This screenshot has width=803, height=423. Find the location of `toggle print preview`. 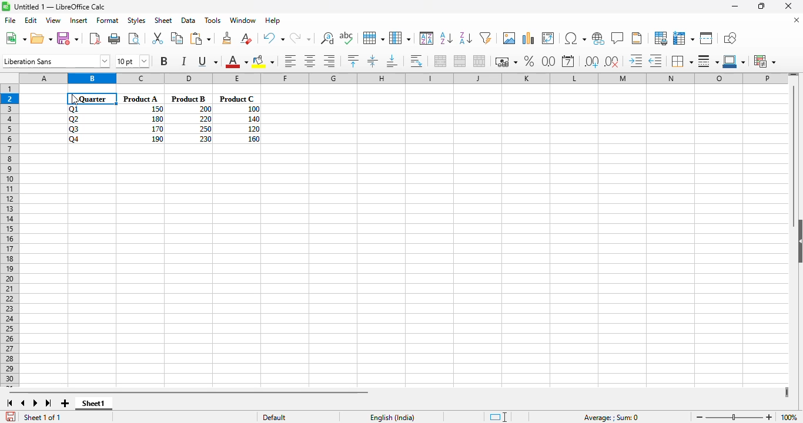

toggle print preview is located at coordinates (134, 39).